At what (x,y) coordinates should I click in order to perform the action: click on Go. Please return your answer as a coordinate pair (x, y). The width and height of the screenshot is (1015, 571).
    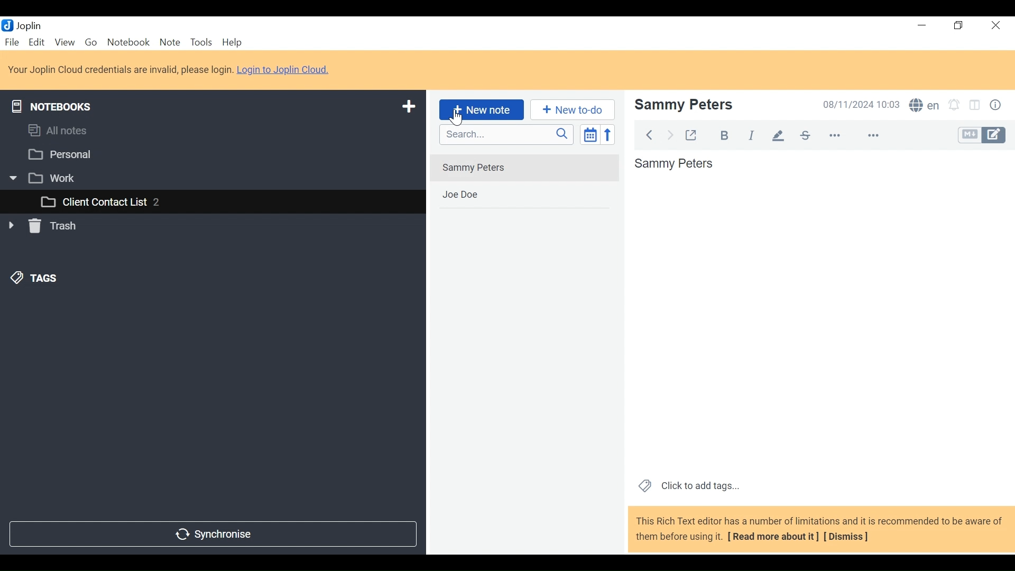
    Looking at the image, I should click on (90, 43).